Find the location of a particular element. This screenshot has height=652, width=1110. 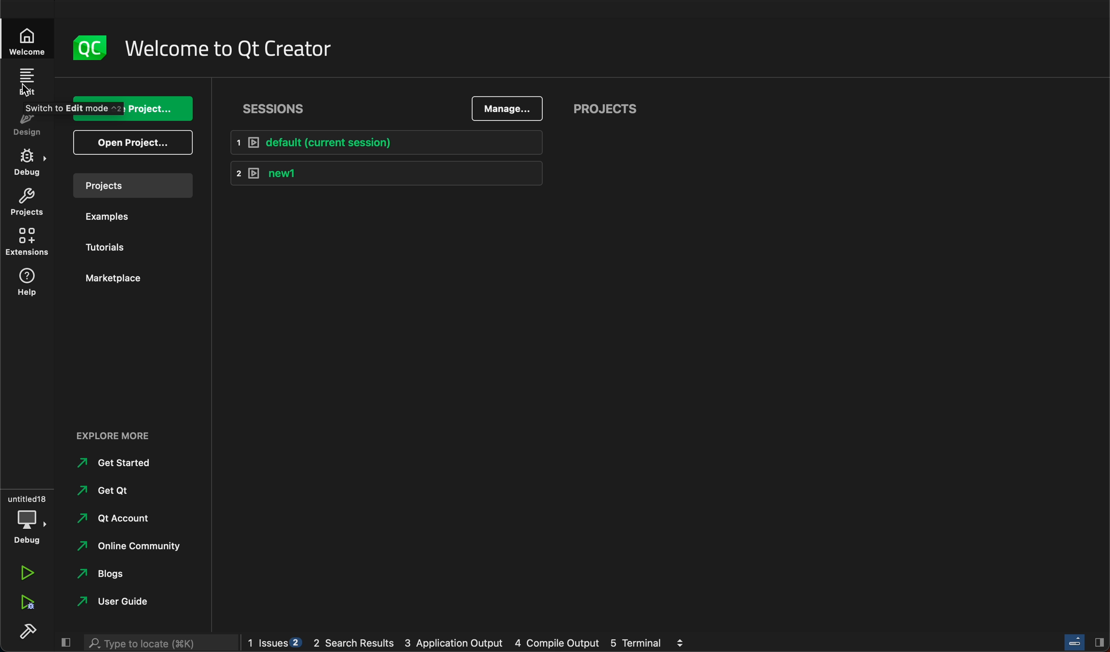

search bar is located at coordinates (161, 643).